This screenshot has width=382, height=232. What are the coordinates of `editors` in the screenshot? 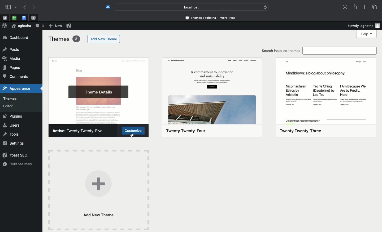 It's located at (16, 106).